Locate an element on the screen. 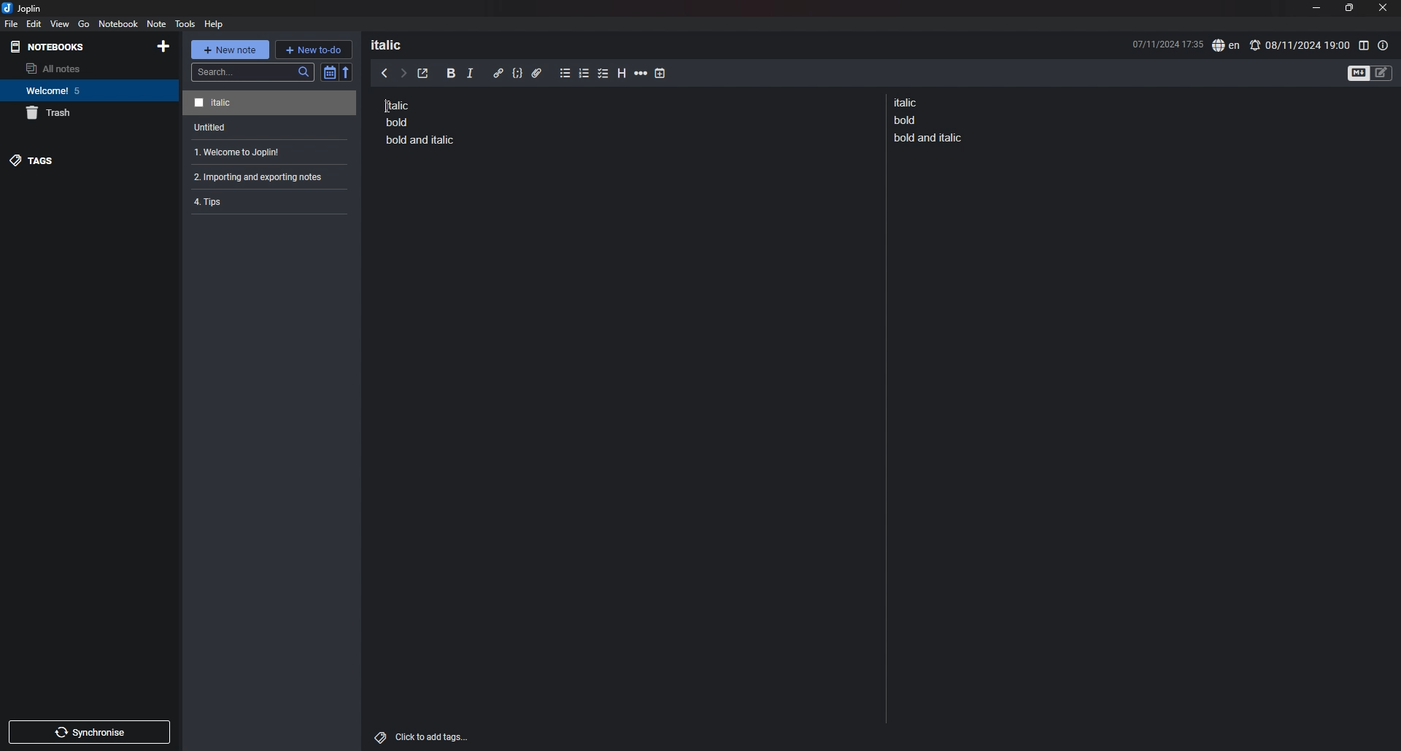 The width and height of the screenshot is (1401, 751). note is located at coordinates (420, 121).